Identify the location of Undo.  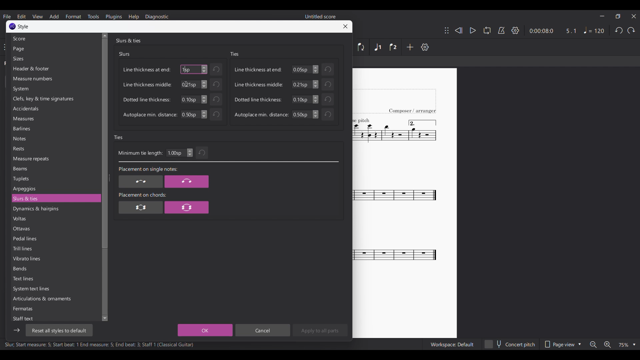
(327, 114).